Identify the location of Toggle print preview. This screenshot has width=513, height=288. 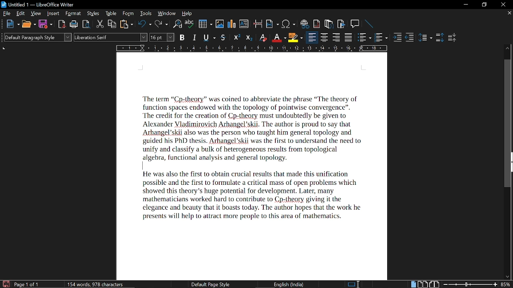
(86, 24).